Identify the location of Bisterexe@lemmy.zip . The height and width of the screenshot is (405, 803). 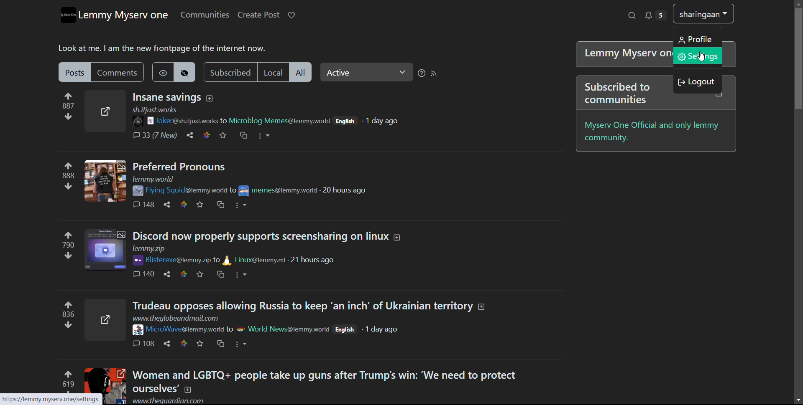
(171, 261).